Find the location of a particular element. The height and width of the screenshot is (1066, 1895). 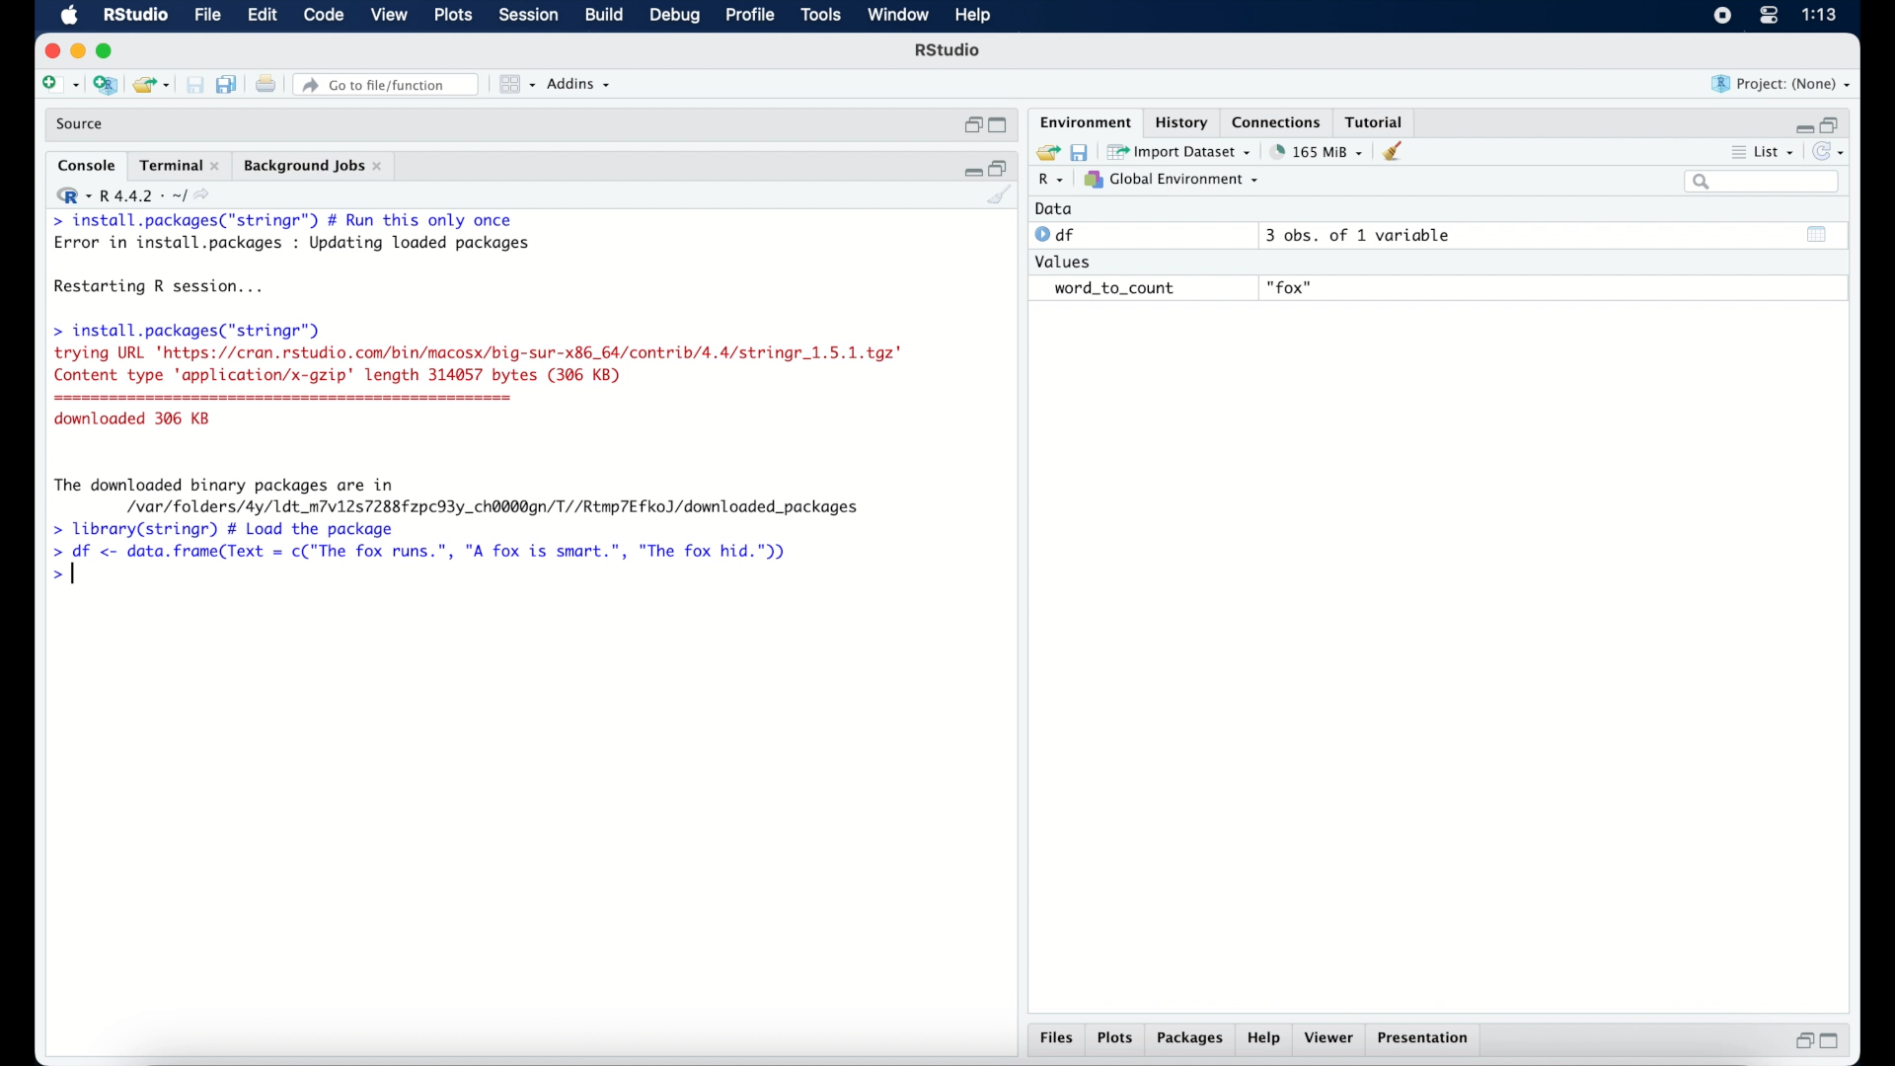

minimize is located at coordinates (970, 169).